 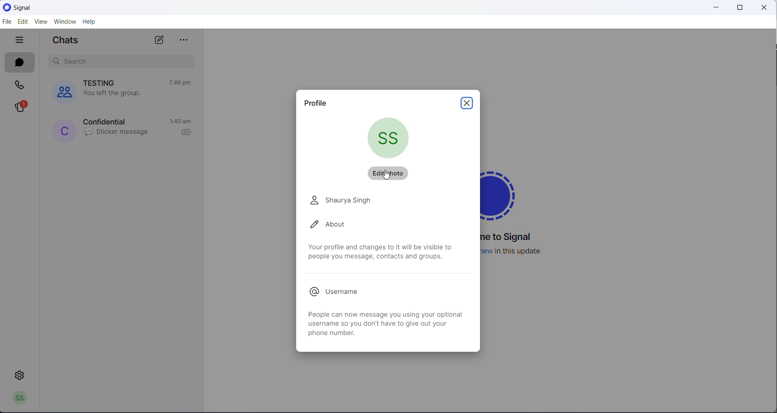 What do you see at coordinates (338, 225) in the screenshot?
I see `about` at bounding box center [338, 225].